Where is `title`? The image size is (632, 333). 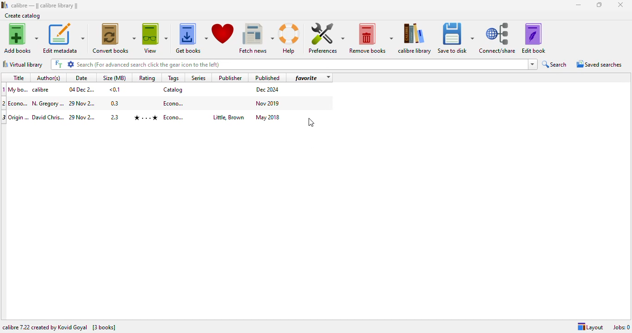
title is located at coordinates (19, 103).